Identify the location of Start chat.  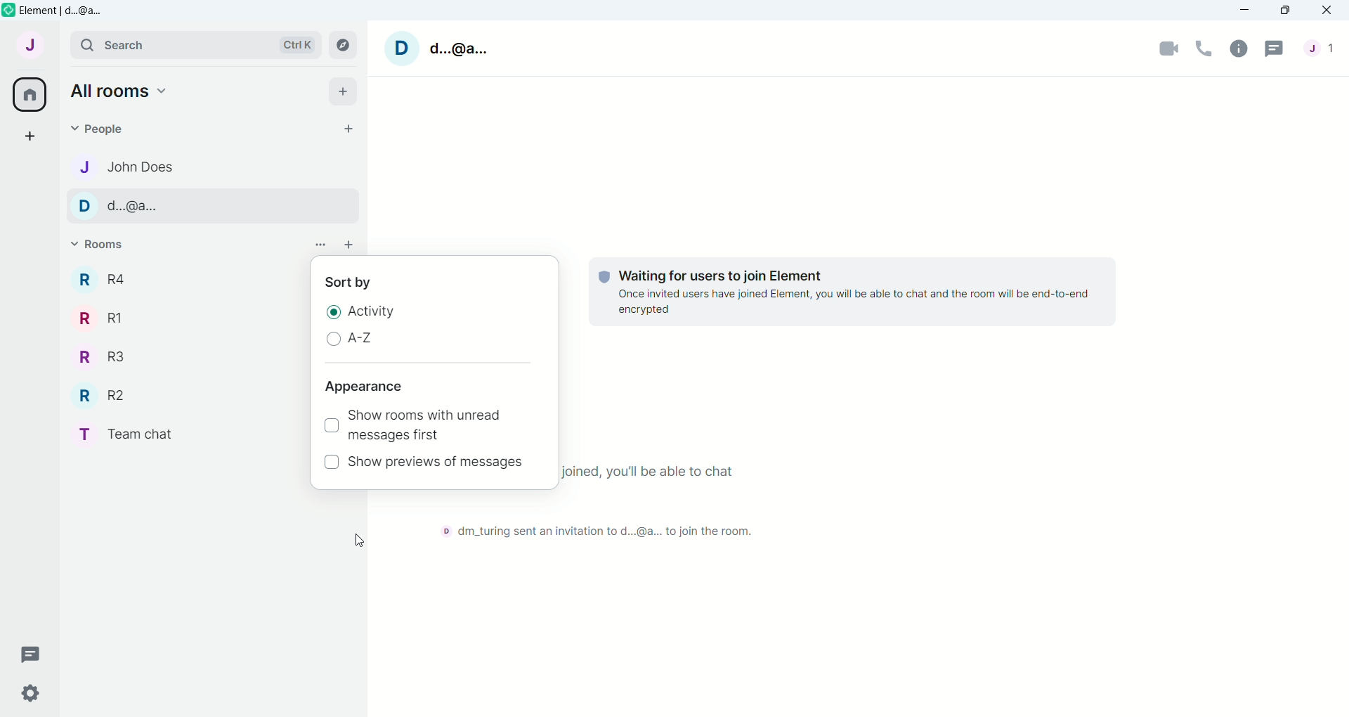
(348, 128).